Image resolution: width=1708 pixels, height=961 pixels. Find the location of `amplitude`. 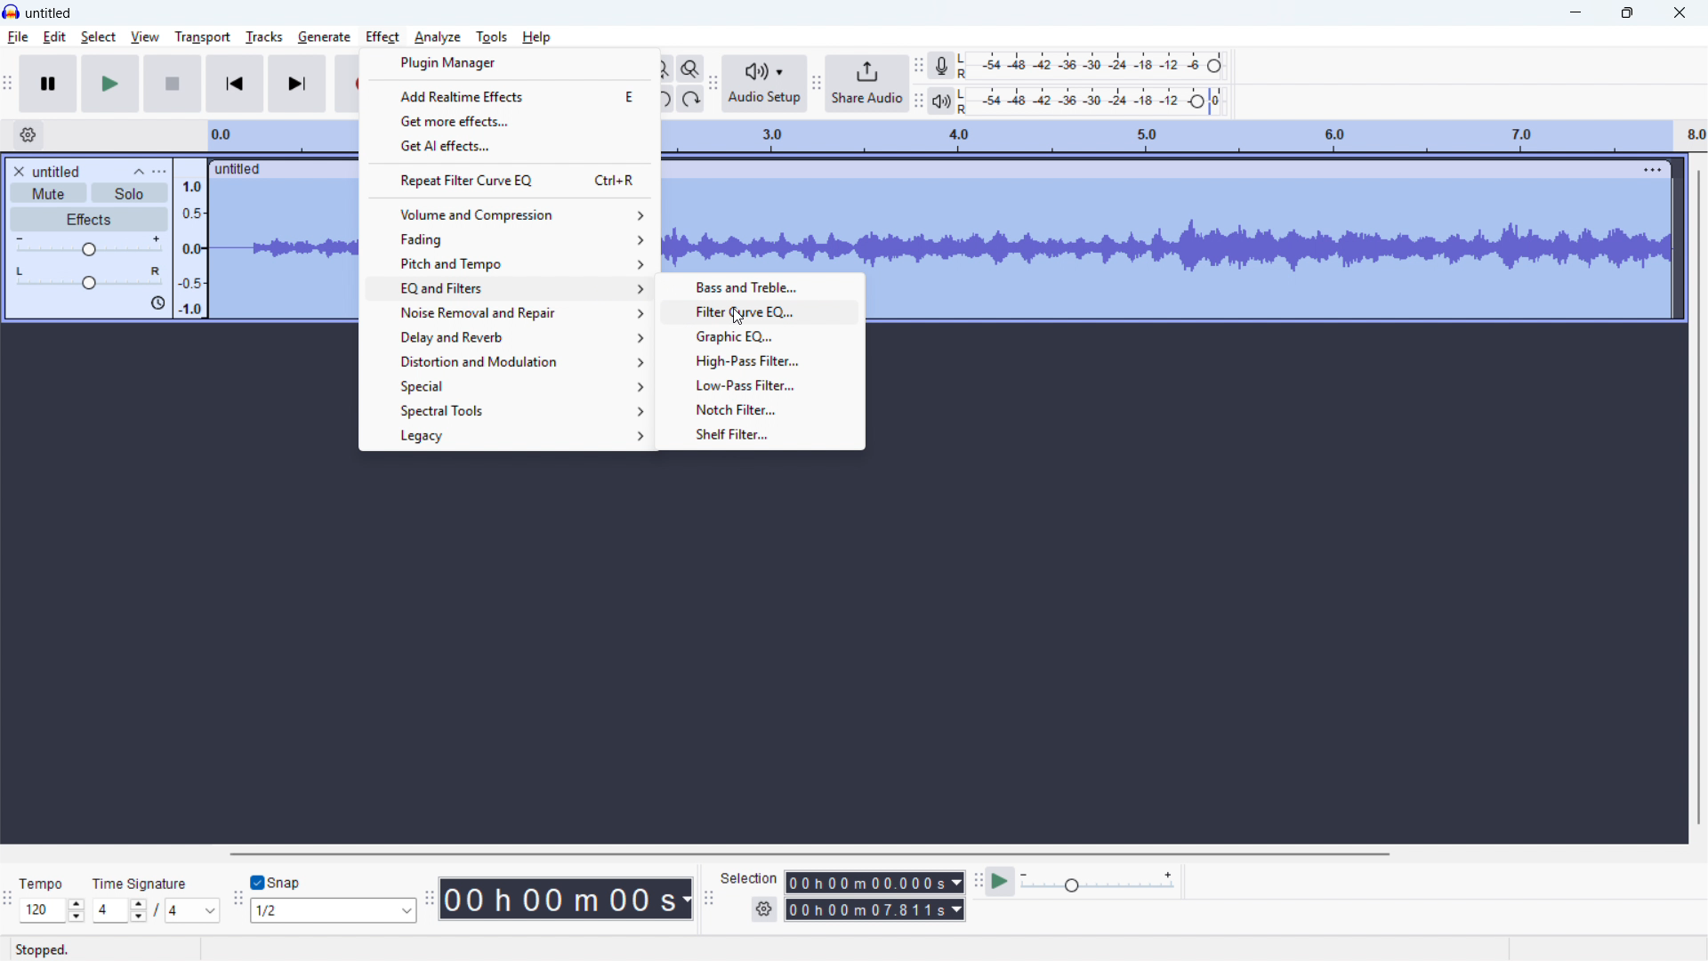

amplitude is located at coordinates (190, 238).